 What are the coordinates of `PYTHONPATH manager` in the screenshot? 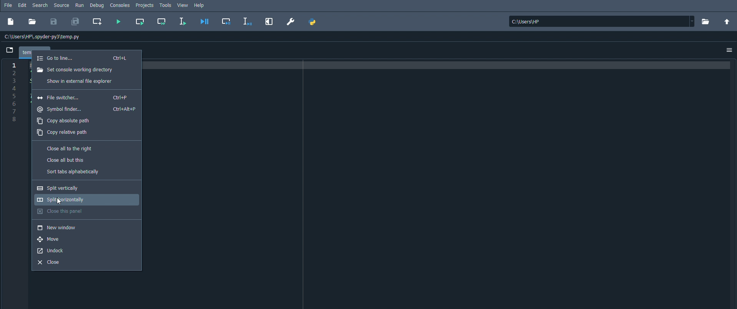 It's located at (313, 22).